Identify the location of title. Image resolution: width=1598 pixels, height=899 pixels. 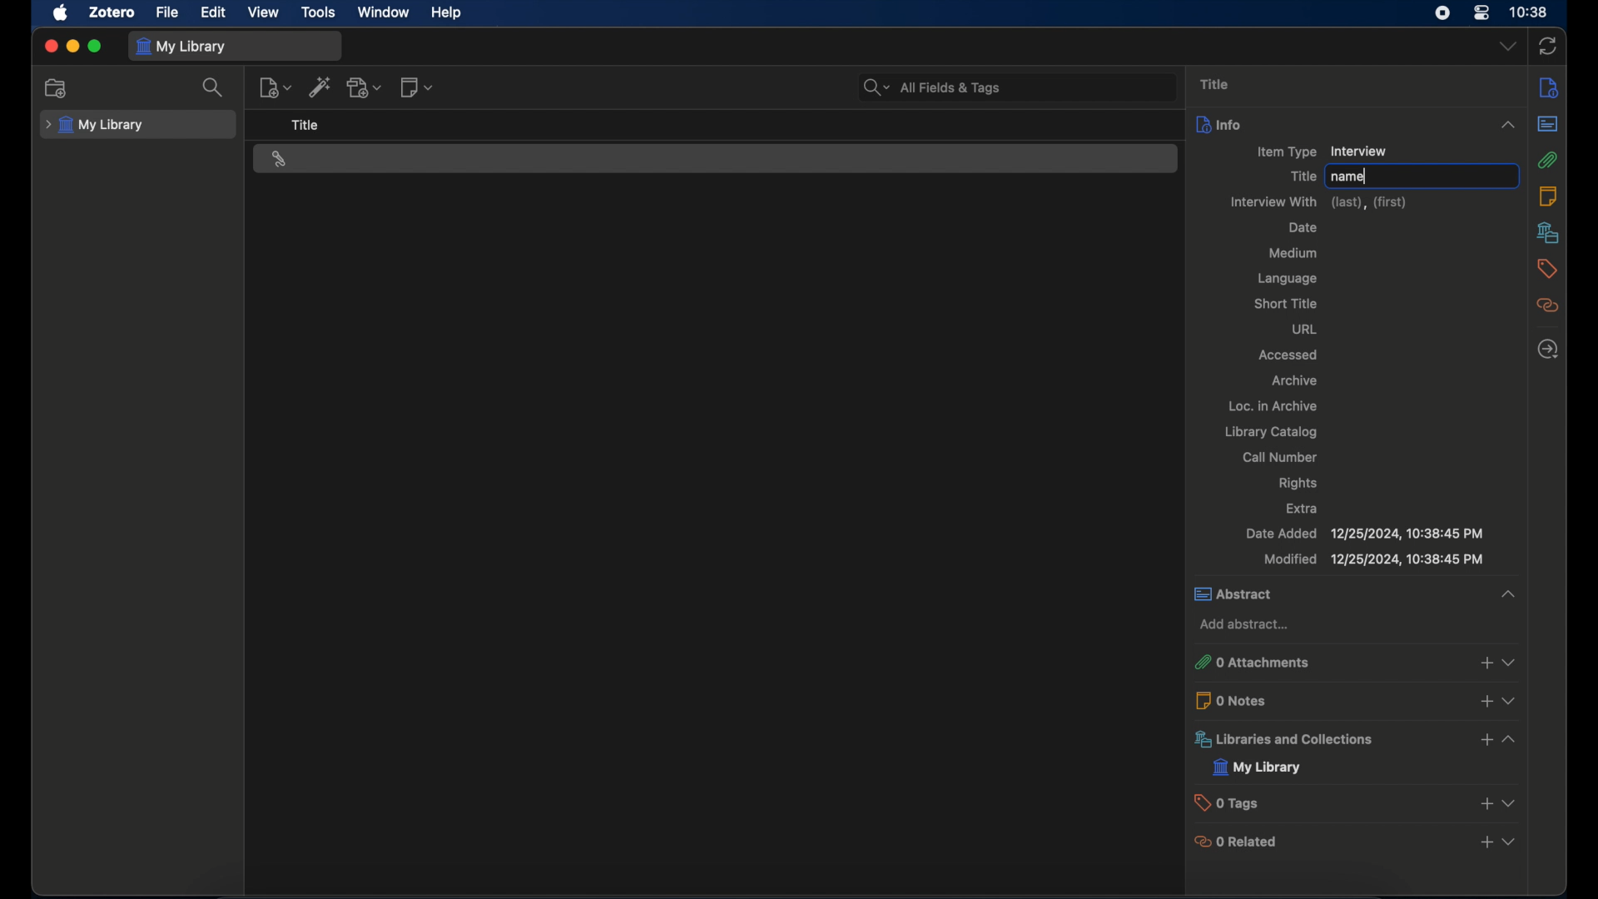
(1303, 176).